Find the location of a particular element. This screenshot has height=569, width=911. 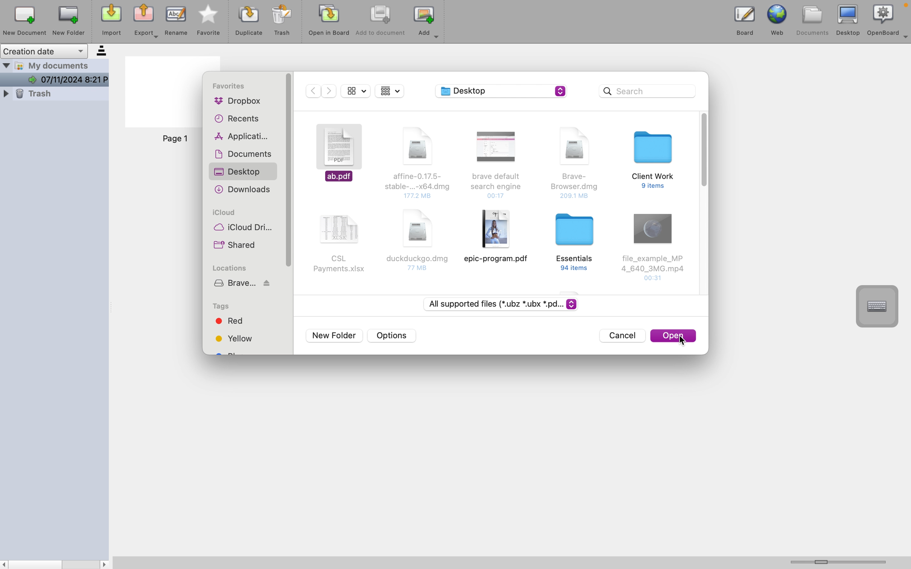

icloud drive is located at coordinates (241, 228).